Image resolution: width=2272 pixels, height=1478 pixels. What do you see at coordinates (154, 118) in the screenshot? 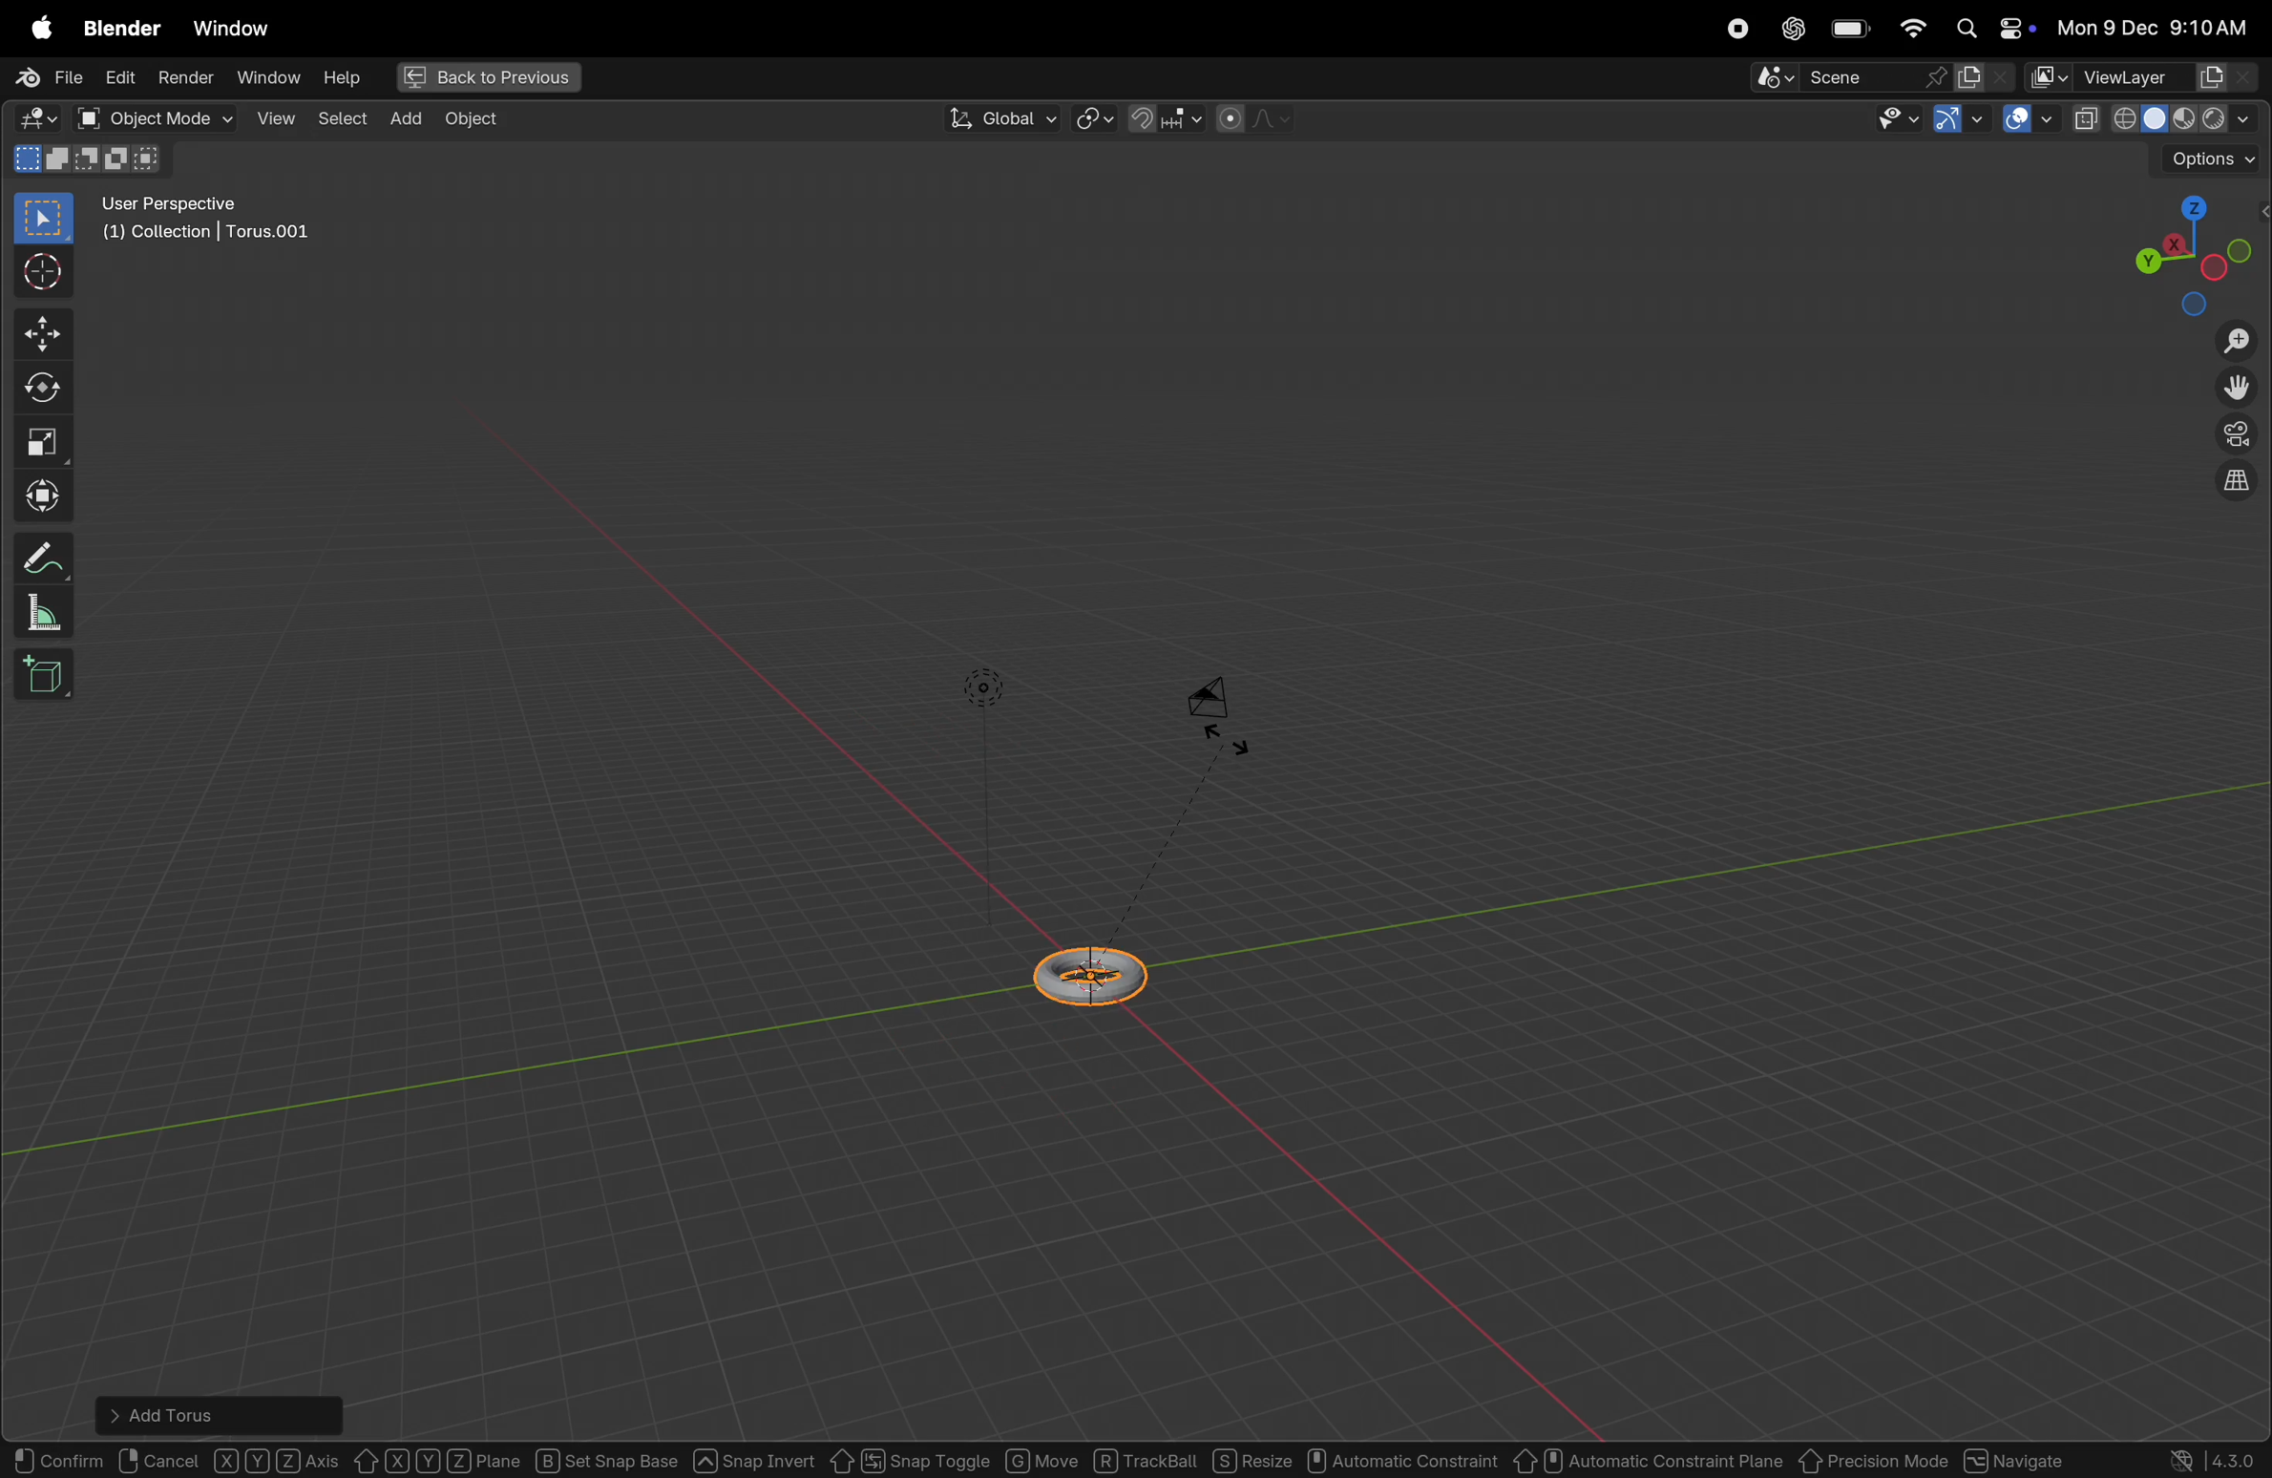
I see `object mode` at bounding box center [154, 118].